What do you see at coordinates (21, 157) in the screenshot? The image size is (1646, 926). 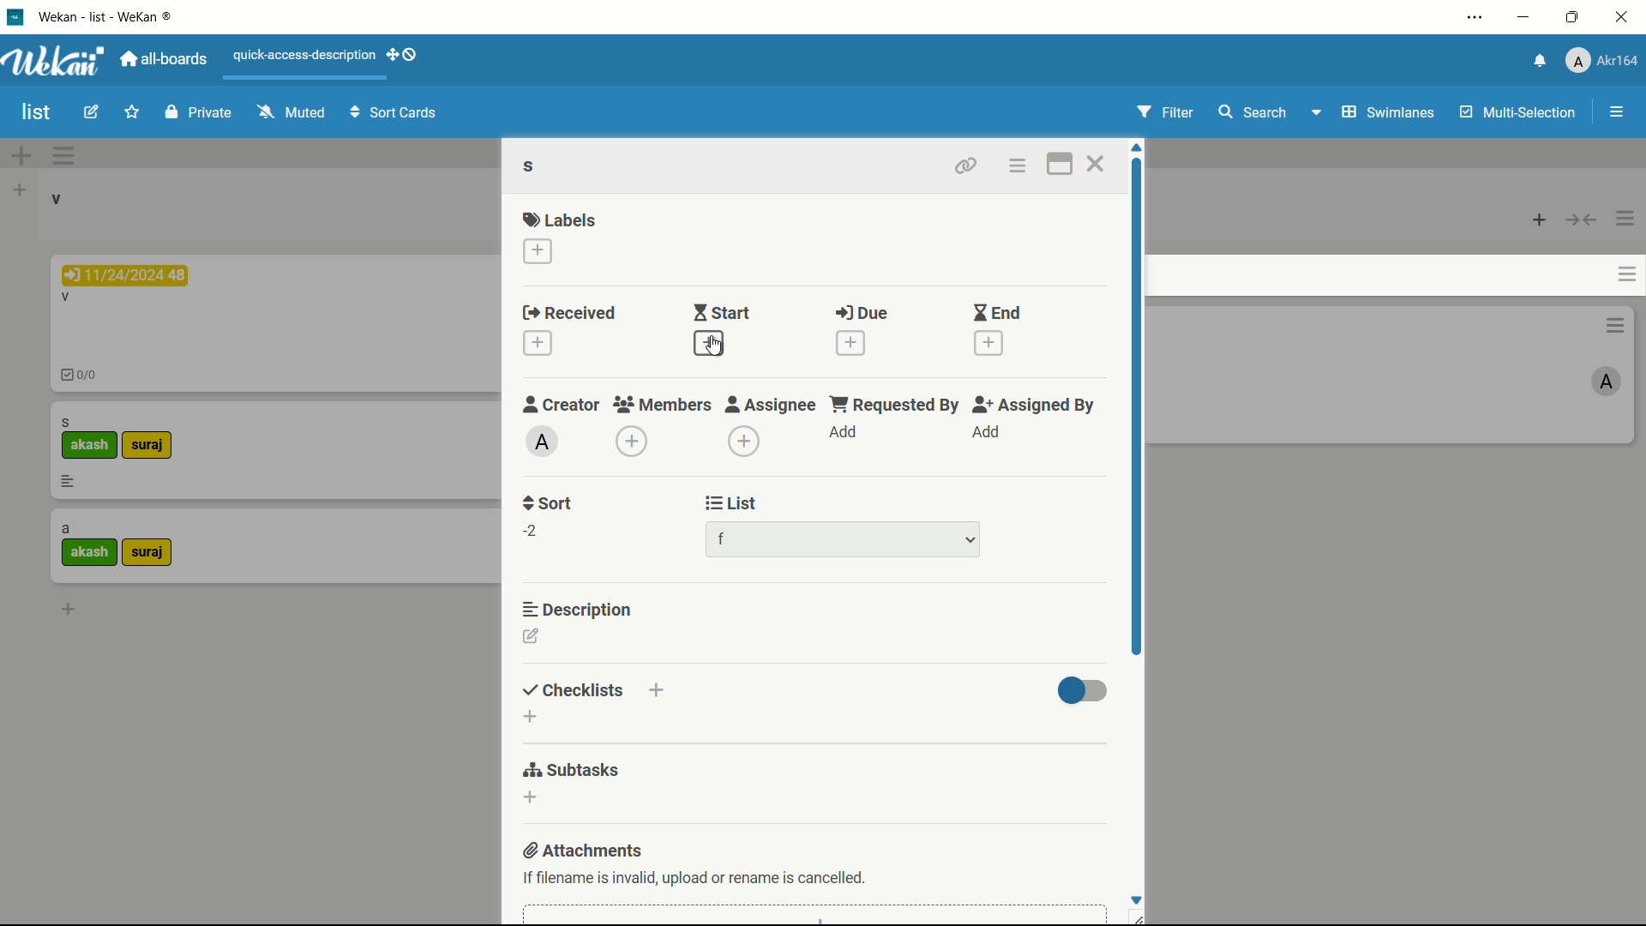 I see `add swimlane` at bounding box center [21, 157].